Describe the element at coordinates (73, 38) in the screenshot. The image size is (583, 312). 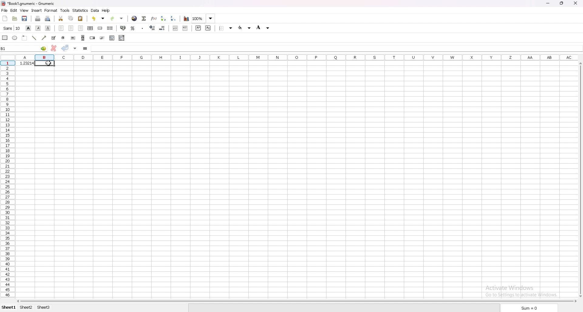
I see `button` at that location.